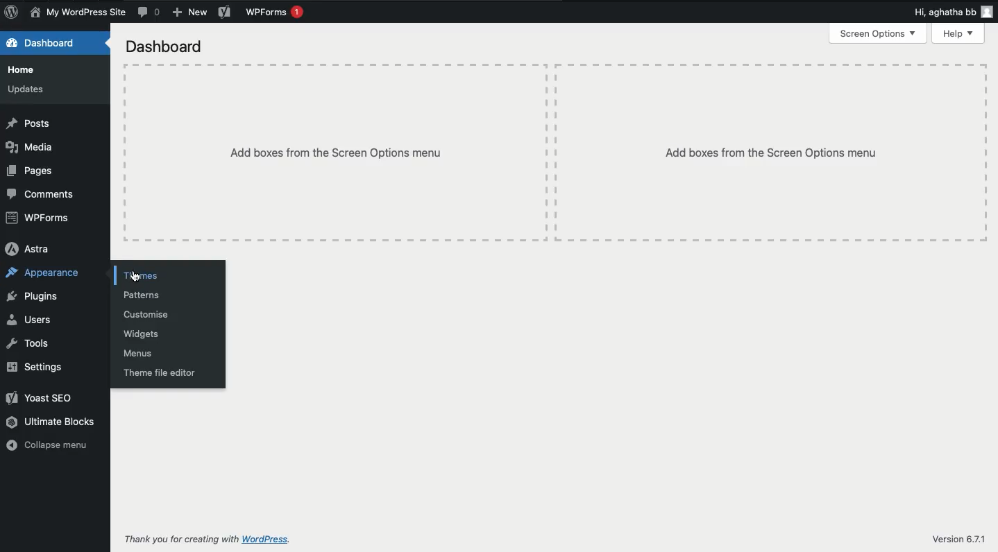  What do you see at coordinates (43, 193) in the screenshot?
I see `Comments` at bounding box center [43, 193].